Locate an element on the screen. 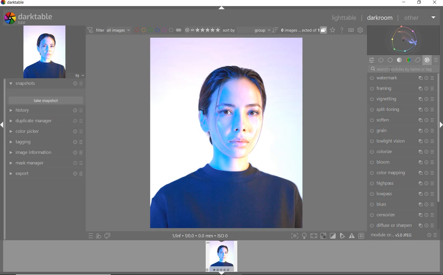 Image resolution: width=443 pixels, height=275 pixels. OTHER is located at coordinates (419, 18).